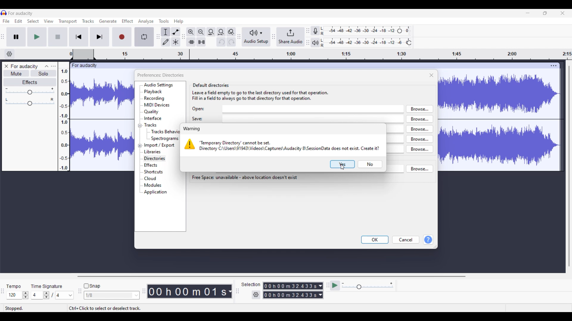 Image resolution: width=572 pixels, height=321 pixels. What do you see at coordinates (46, 295) in the screenshot?
I see `Increase/Decrease number` at bounding box center [46, 295].